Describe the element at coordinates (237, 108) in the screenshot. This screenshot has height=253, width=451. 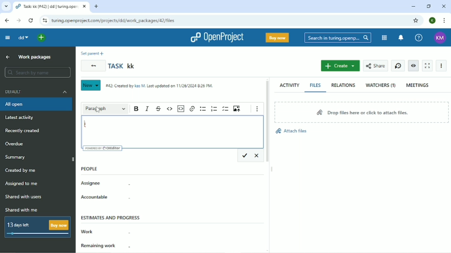
I see `Upload image from computer` at that location.